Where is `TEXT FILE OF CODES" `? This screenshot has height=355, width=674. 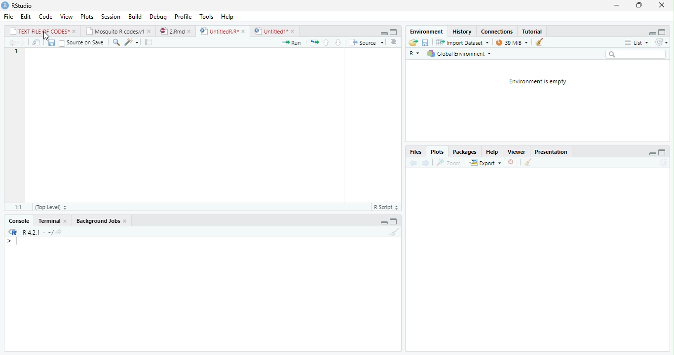 TEXT FILE OF CODES"  is located at coordinates (42, 31).